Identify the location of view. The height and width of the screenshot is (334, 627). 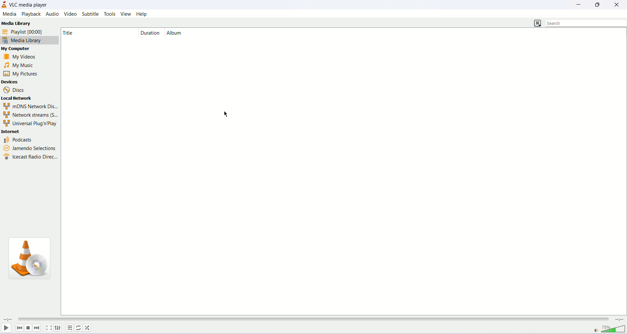
(126, 13).